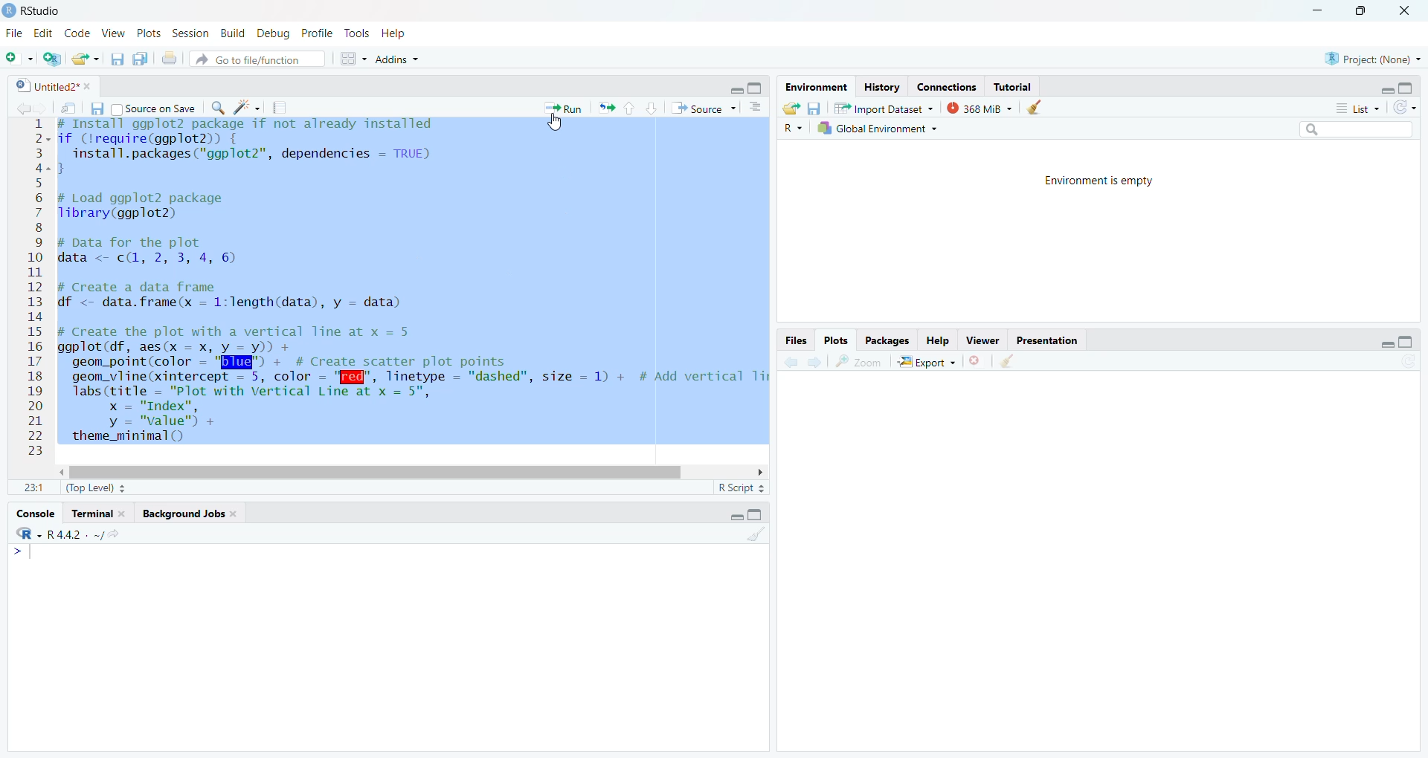 The height and width of the screenshot is (758, 1428). Describe the element at coordinates (36, 11) in the screenshot. I see `RStudio` at that location.